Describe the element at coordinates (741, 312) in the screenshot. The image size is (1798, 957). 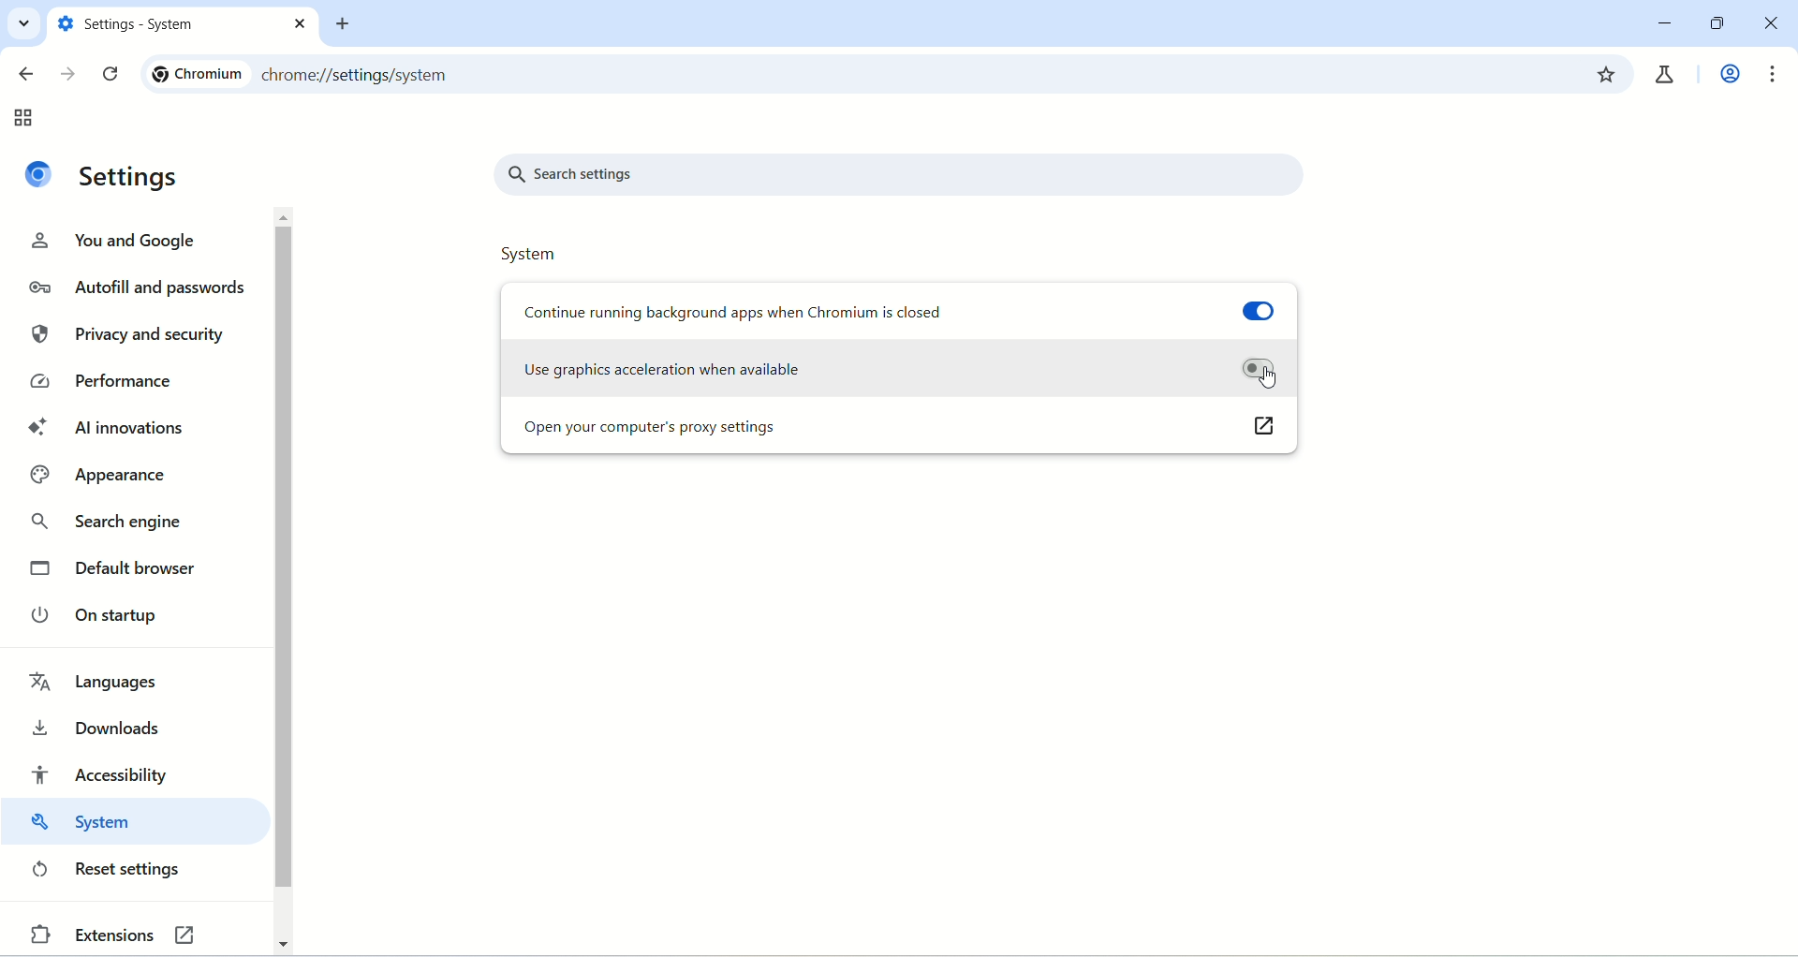
I see `Continue running background apps when Chromium is closed` at that location.